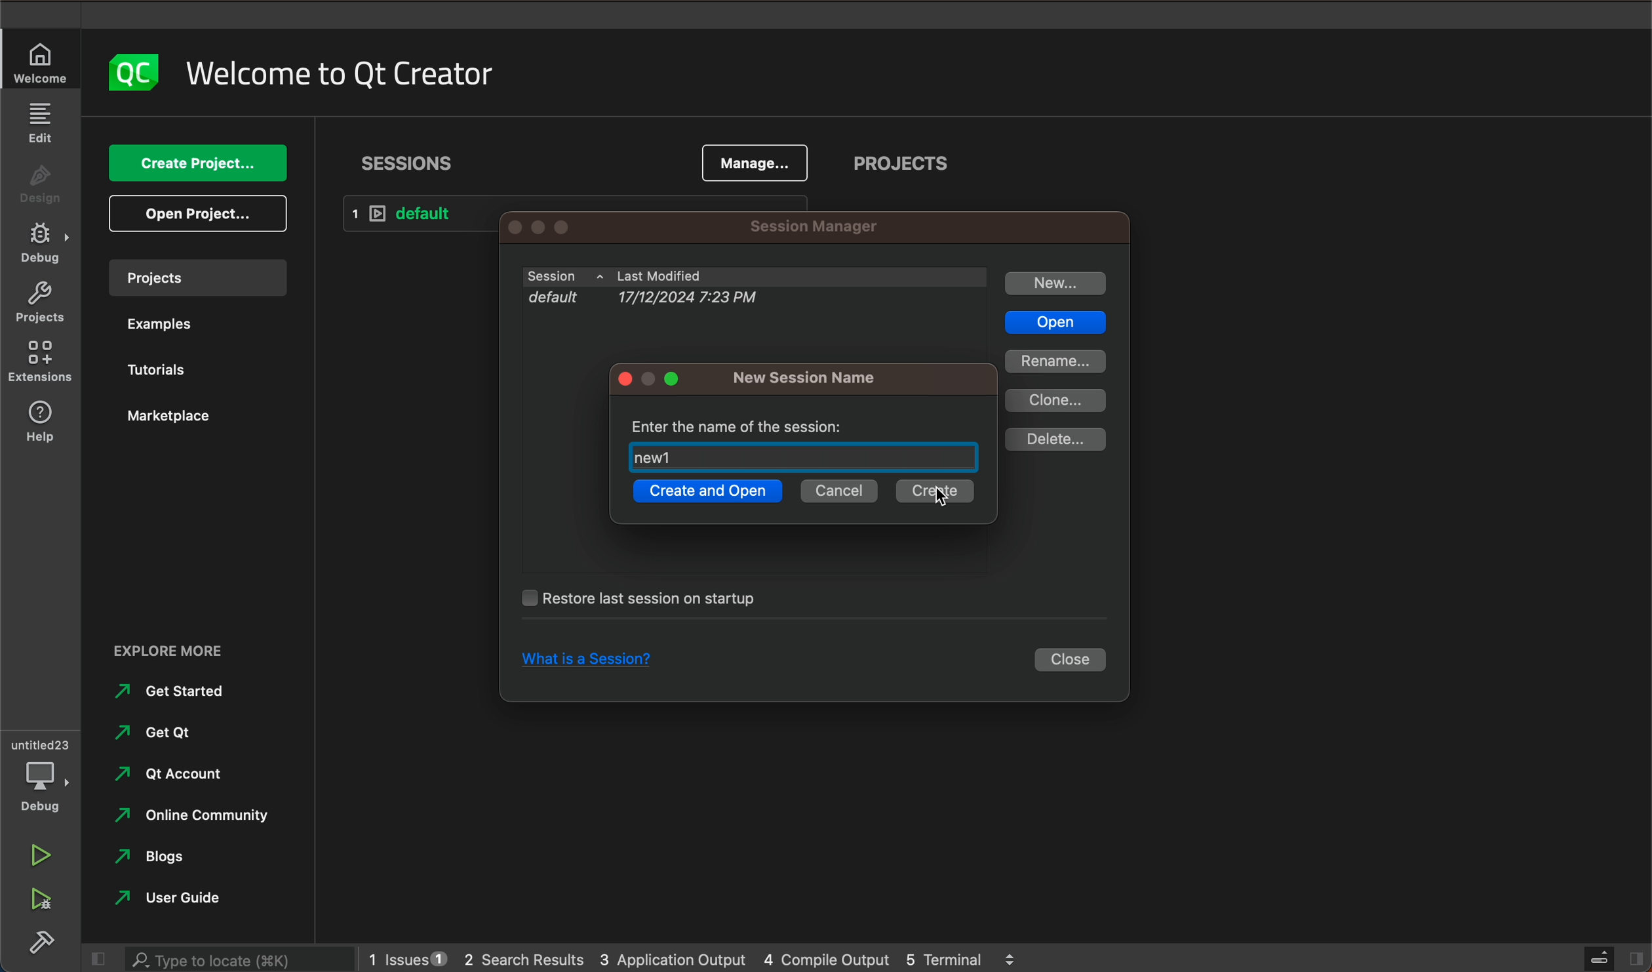 The width and height of the screenshot is (1652, 972). I want to click on Extensions, so click(42, 363).